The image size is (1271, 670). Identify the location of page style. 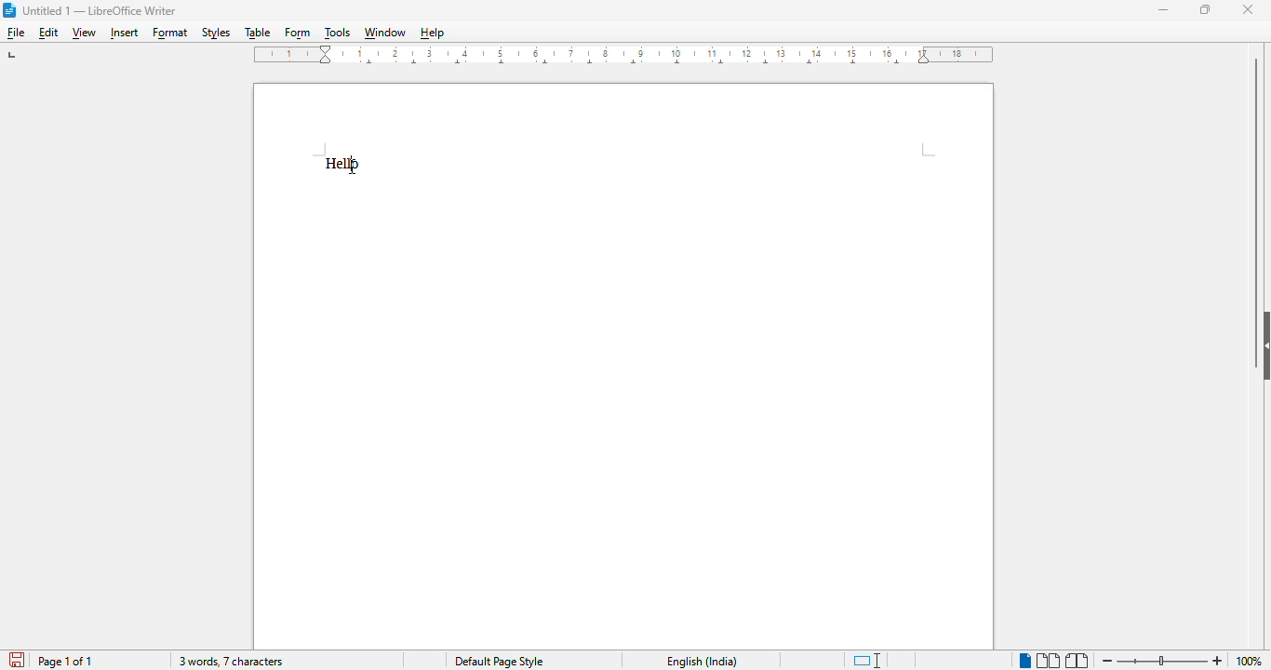
(499, 662).